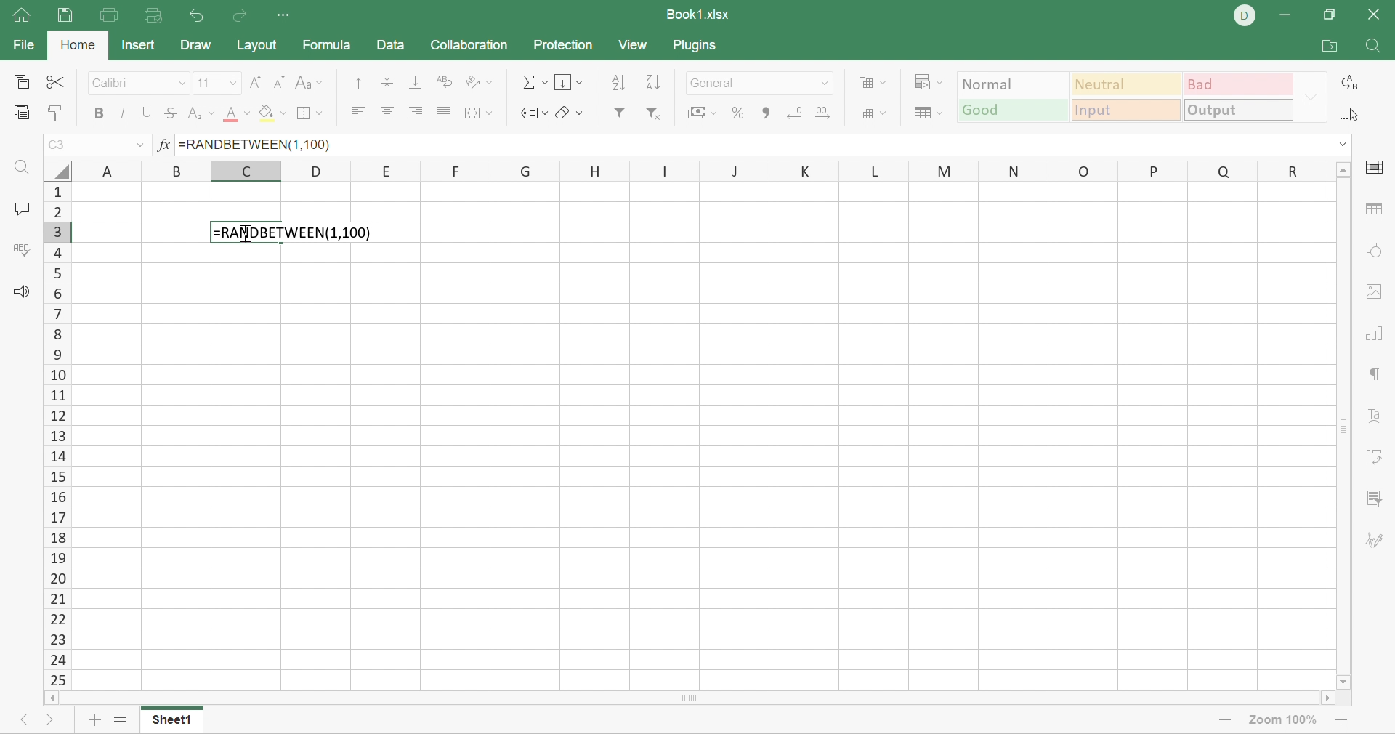 Image resolution: width=1395 pixels, height=734 pixels. What do you see at coordinates (50, 696) in the screenshot?
I see `Scroll Left` at bounding box center [50, 696].